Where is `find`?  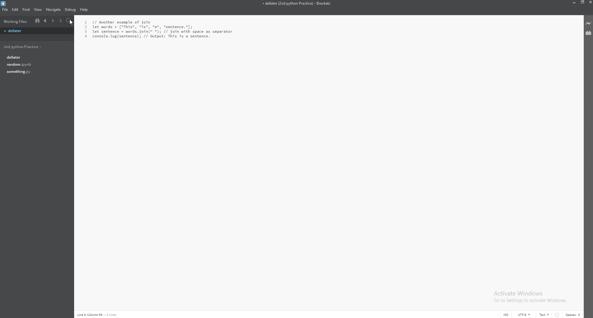 find is located at coordinates (26, 10).